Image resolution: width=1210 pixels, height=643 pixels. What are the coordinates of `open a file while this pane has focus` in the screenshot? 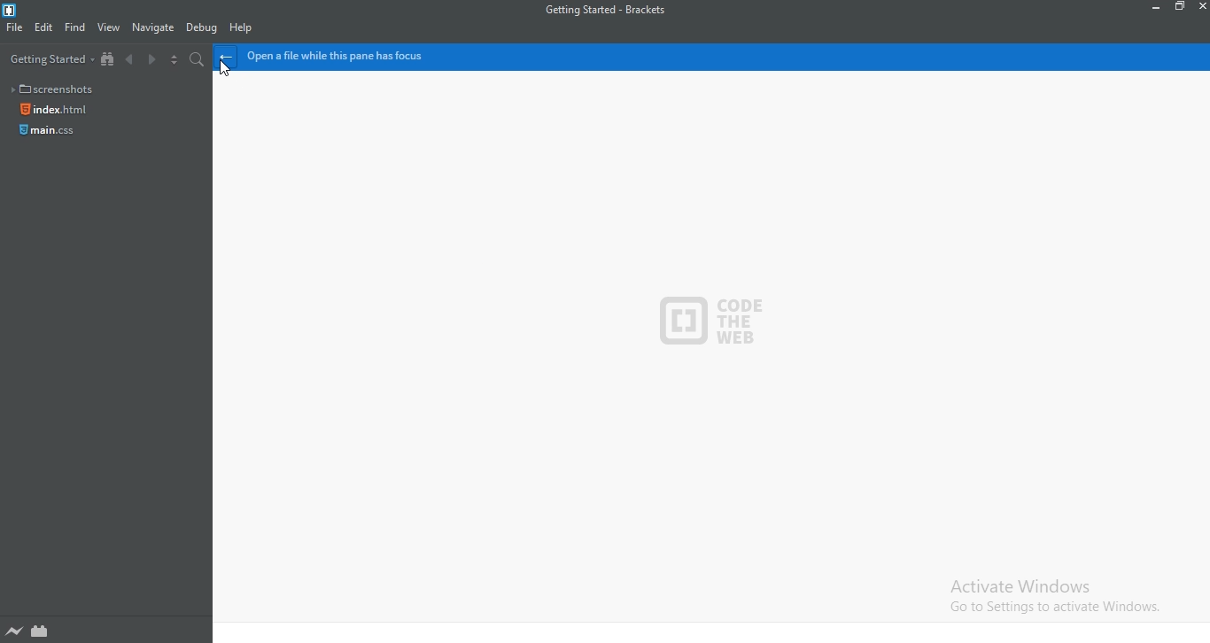 It's located at (727, 58).